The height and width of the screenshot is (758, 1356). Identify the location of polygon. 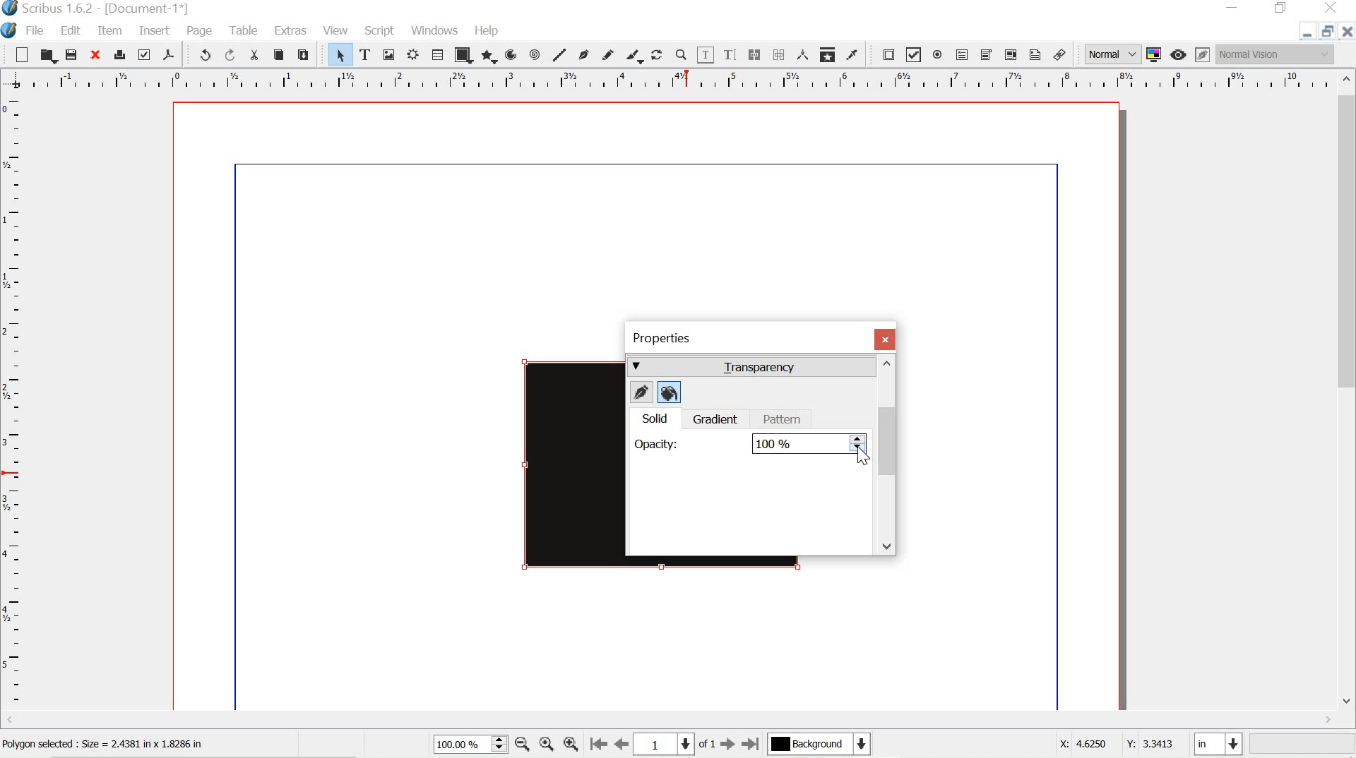
(489, 58).